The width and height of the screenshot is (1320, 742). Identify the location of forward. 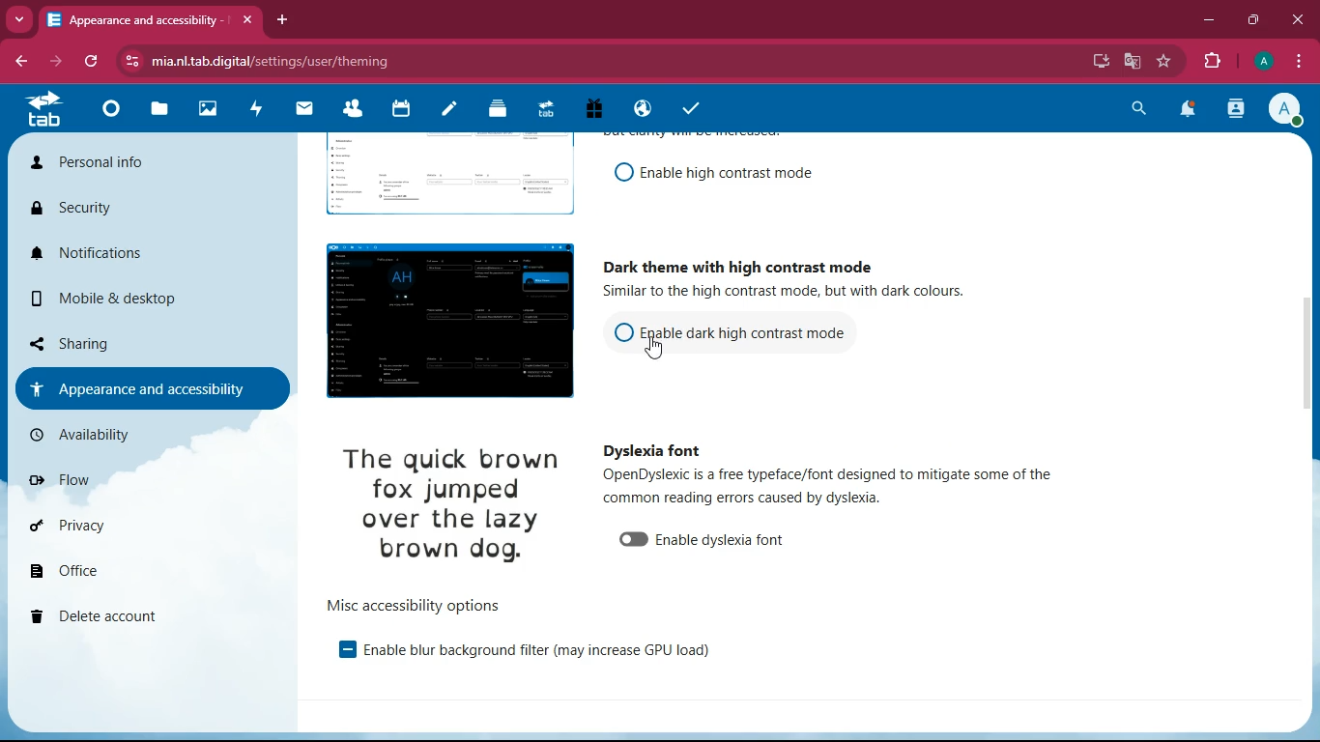
(52, 63).